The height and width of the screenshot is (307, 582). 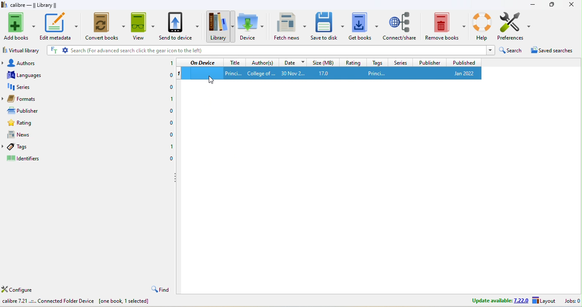 What do you see at coordinates (170, 111) in the screenshot?
I see `0` at bounding box center [170, 111].